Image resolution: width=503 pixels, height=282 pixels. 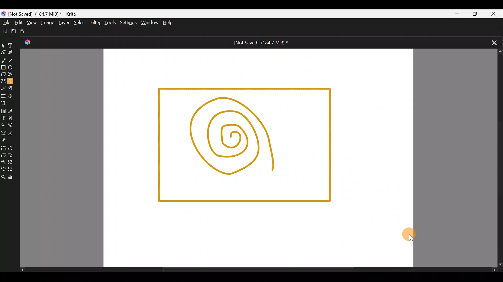 I want to click on Krita Logo, so click(x=27, y=41).